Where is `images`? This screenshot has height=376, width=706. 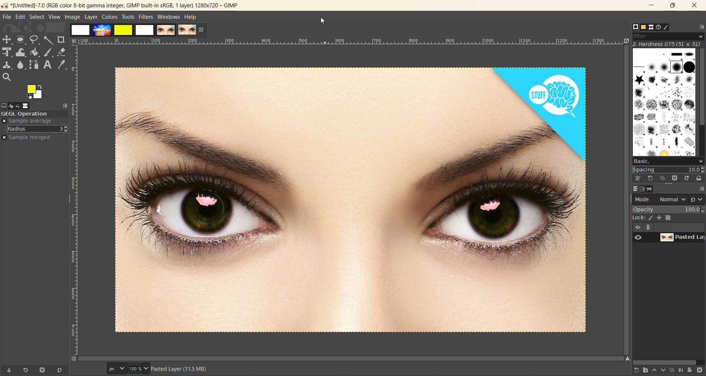 images is located at coordinates (28, 106).